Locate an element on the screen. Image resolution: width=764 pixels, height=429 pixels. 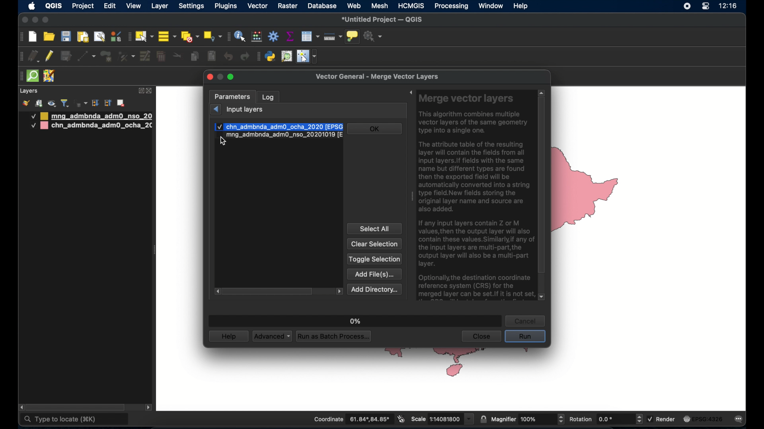
settings is located at coordinates (192, 7).